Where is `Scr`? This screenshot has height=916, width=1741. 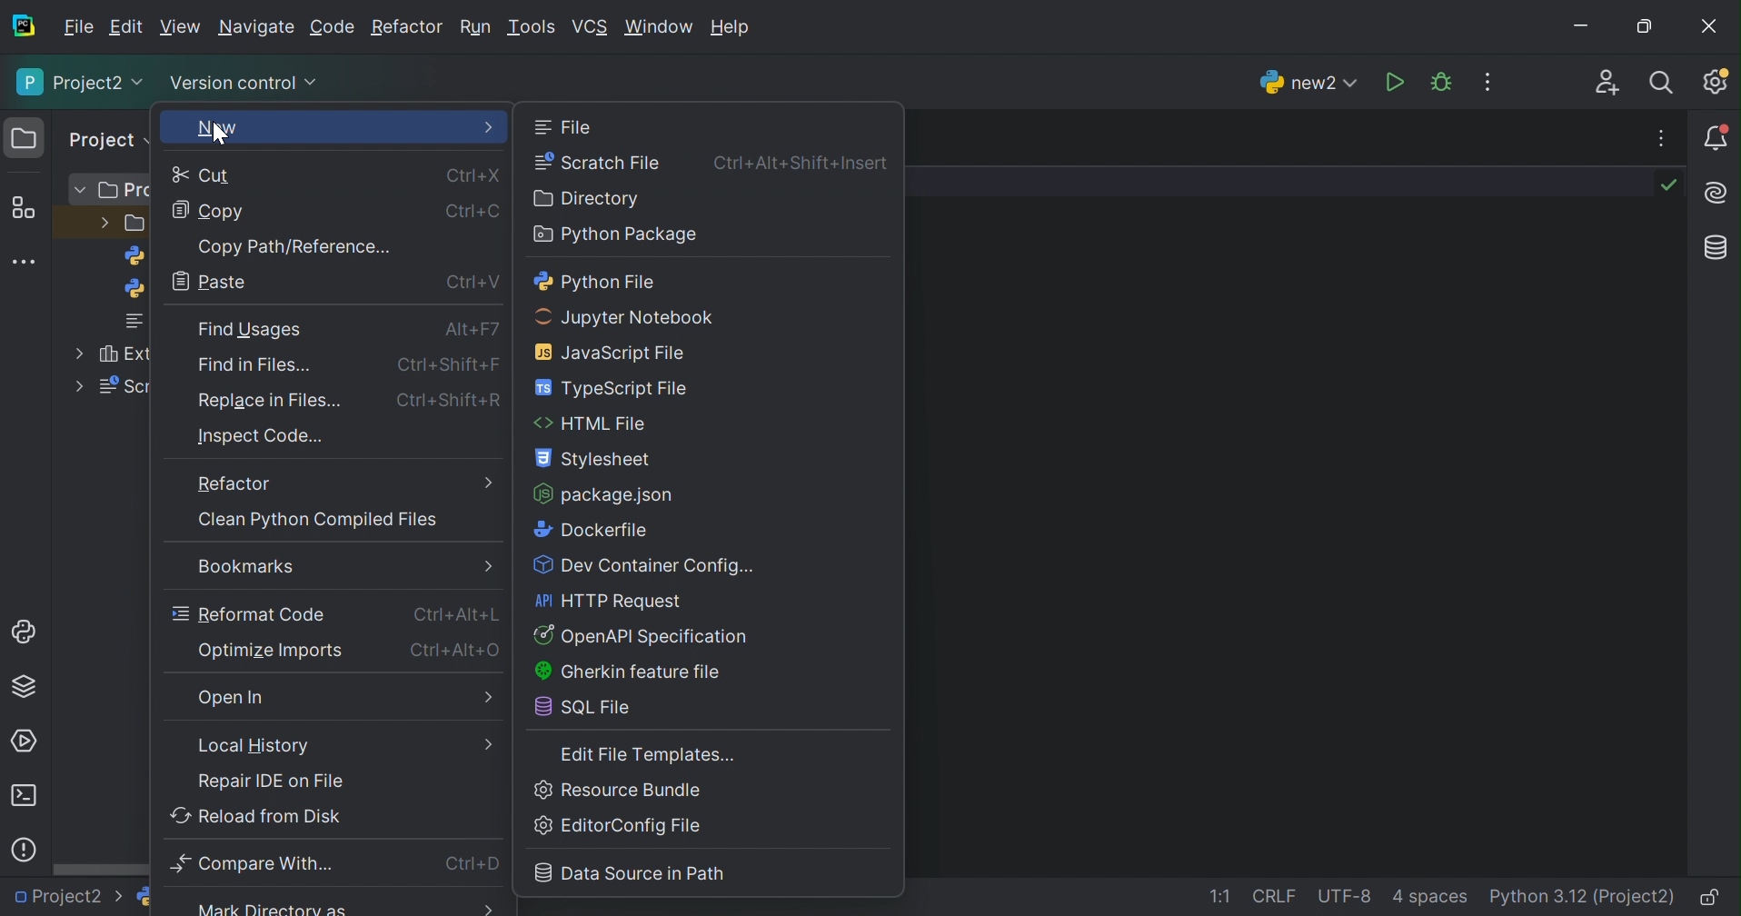 Scr is located at coordinates (125, 387).